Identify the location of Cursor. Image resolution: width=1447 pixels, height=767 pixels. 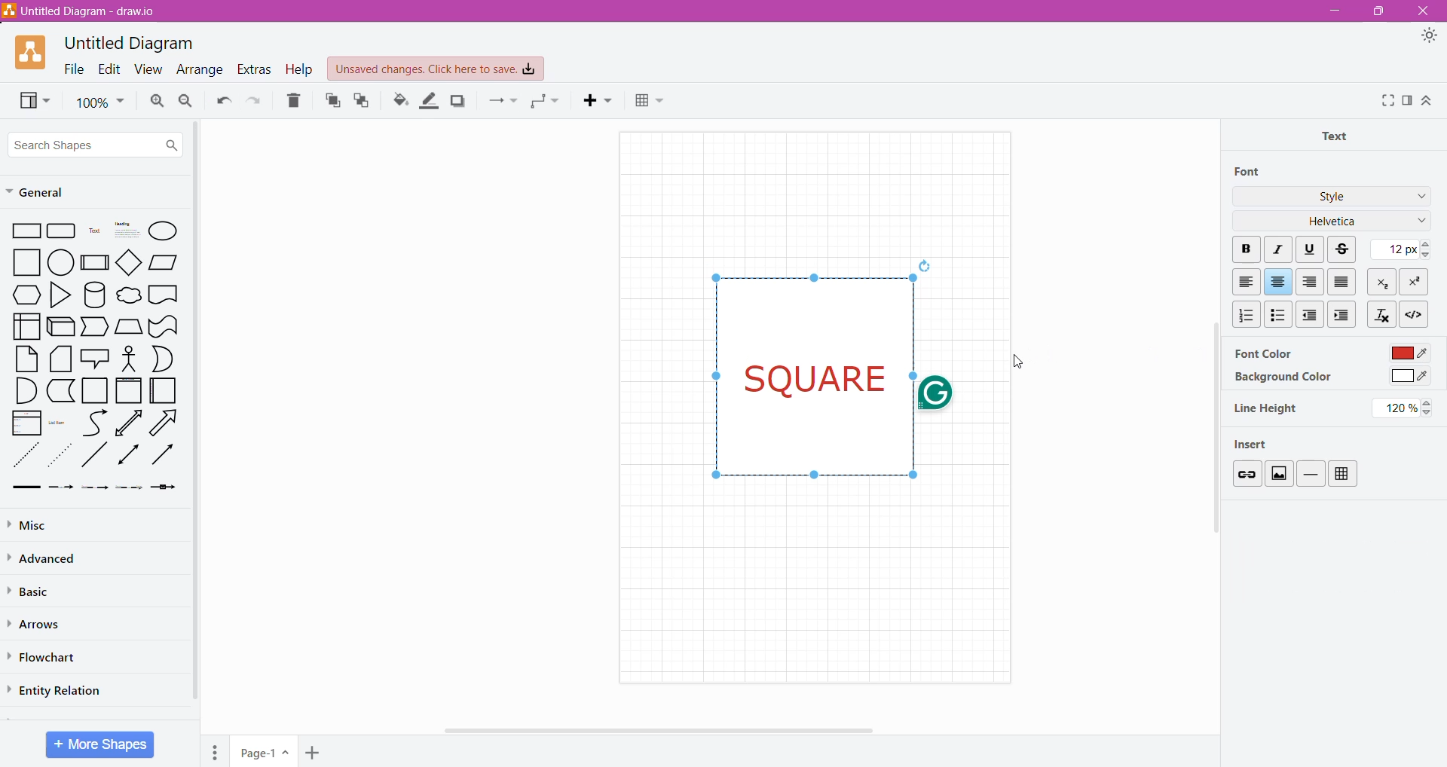
(1021, 362).